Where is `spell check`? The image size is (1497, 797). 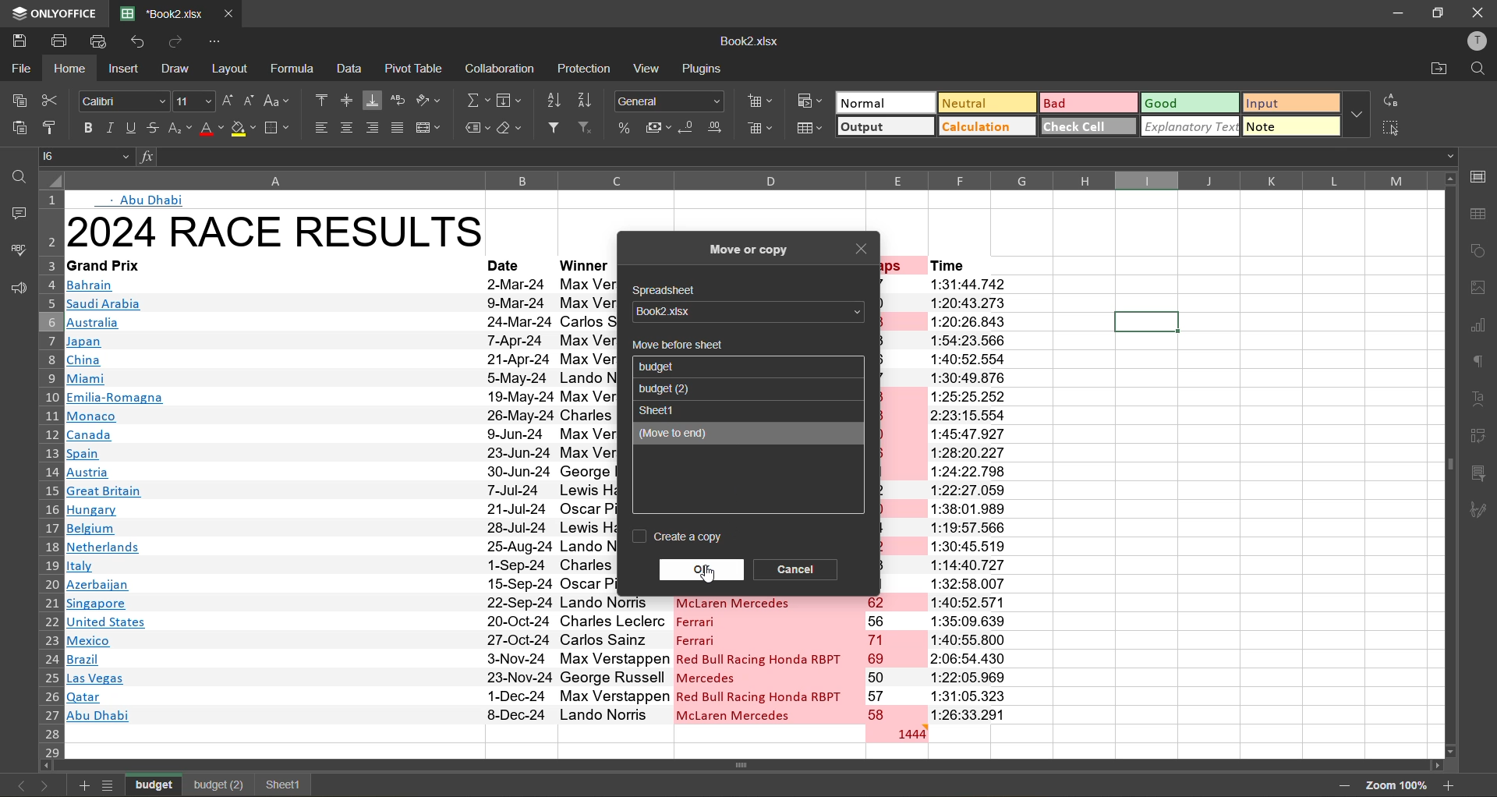
spell check is located at coordinates (17, 249).